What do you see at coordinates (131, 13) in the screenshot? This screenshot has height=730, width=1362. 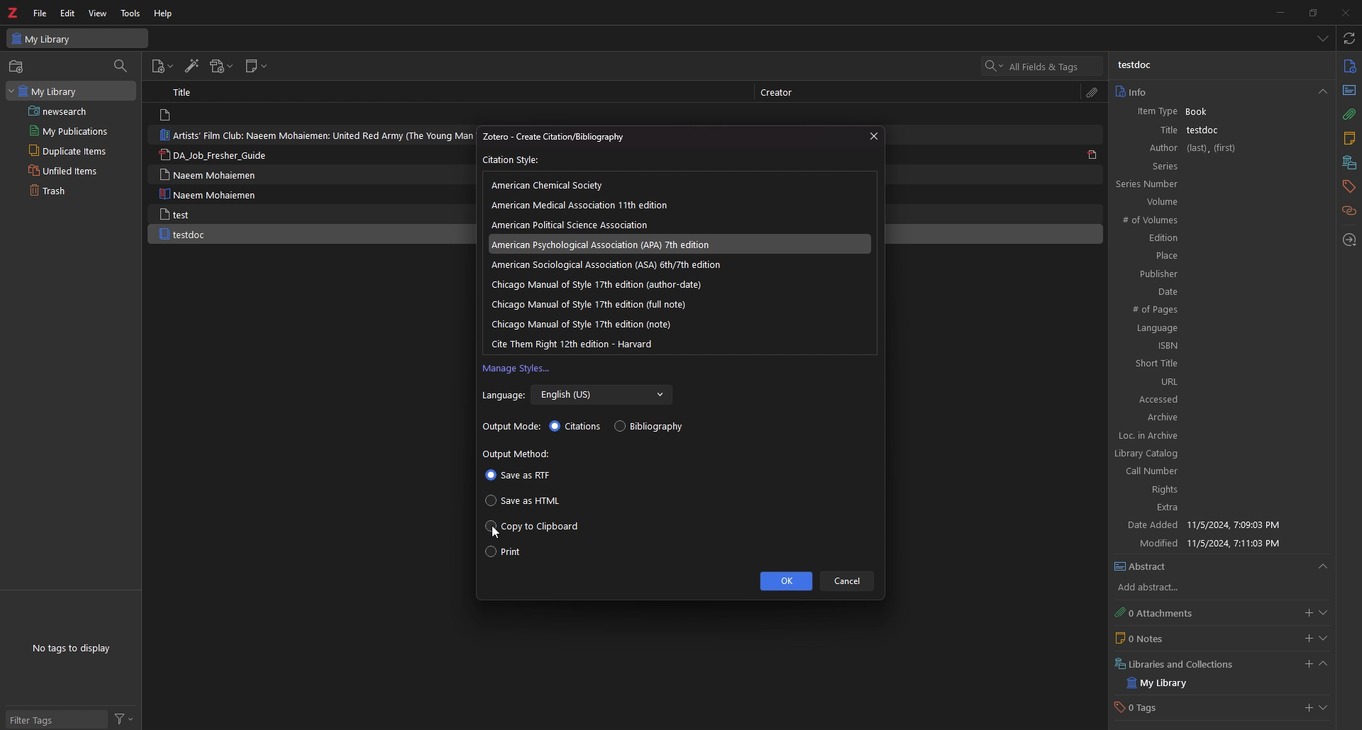 I see `tools` at bounding box center [131, 13].